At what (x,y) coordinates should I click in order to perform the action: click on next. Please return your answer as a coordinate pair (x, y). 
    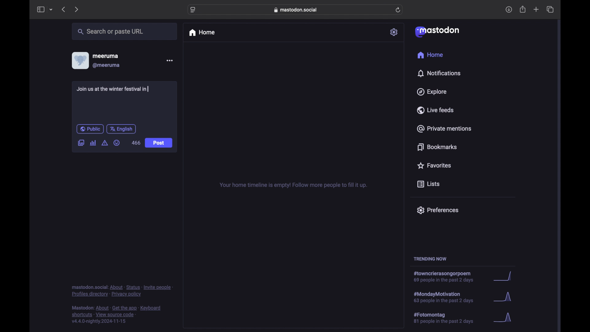
    Looking at the image, I should click on (77, 9).